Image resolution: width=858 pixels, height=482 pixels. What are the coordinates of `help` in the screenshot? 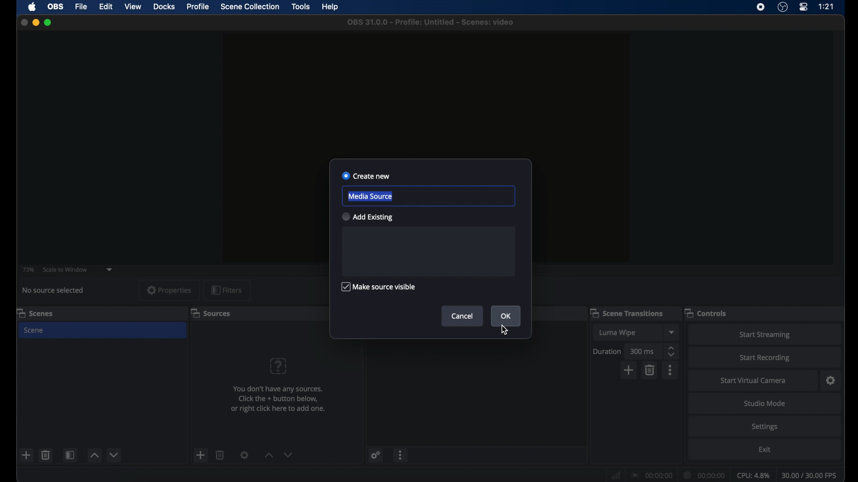 It's located at (331, 8).